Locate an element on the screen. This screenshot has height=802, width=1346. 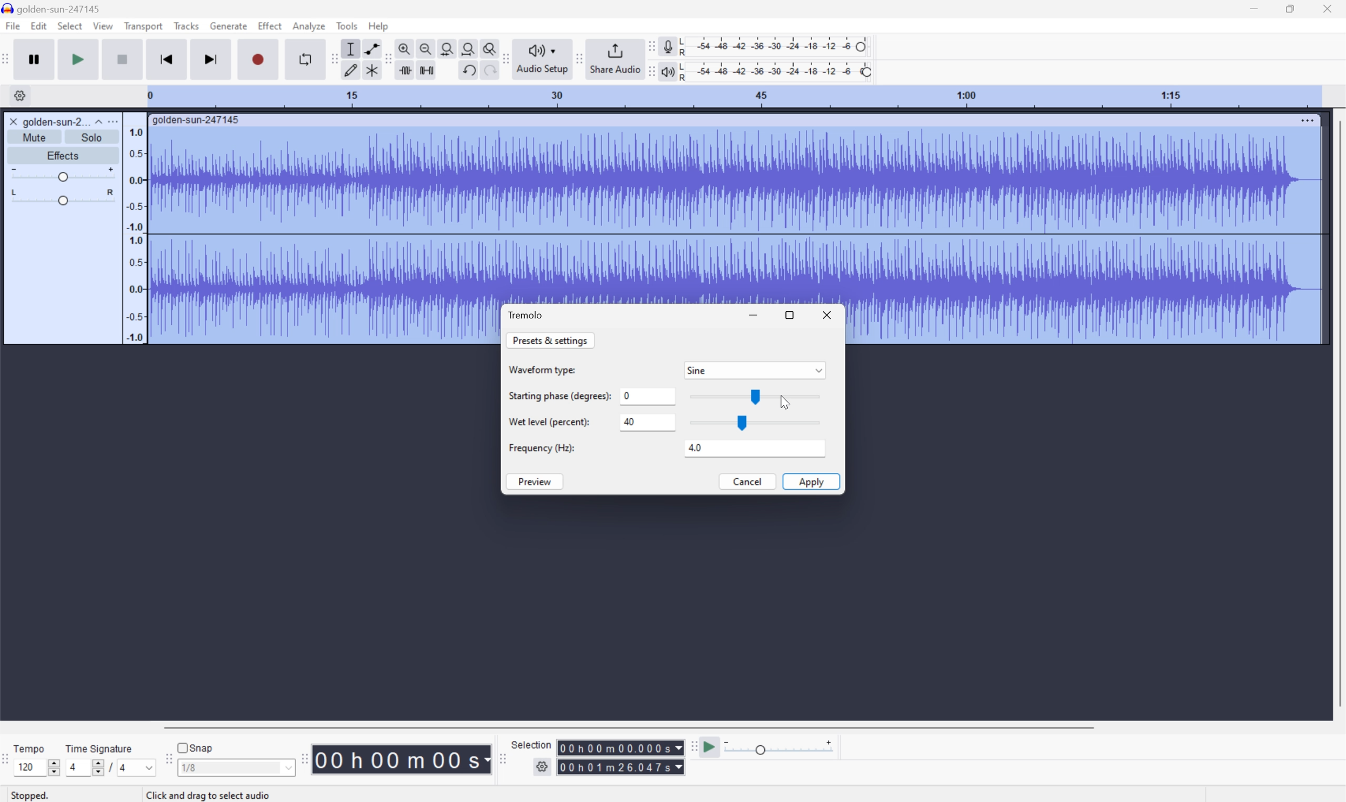
golden-sun is located at coordinates (45, 122).